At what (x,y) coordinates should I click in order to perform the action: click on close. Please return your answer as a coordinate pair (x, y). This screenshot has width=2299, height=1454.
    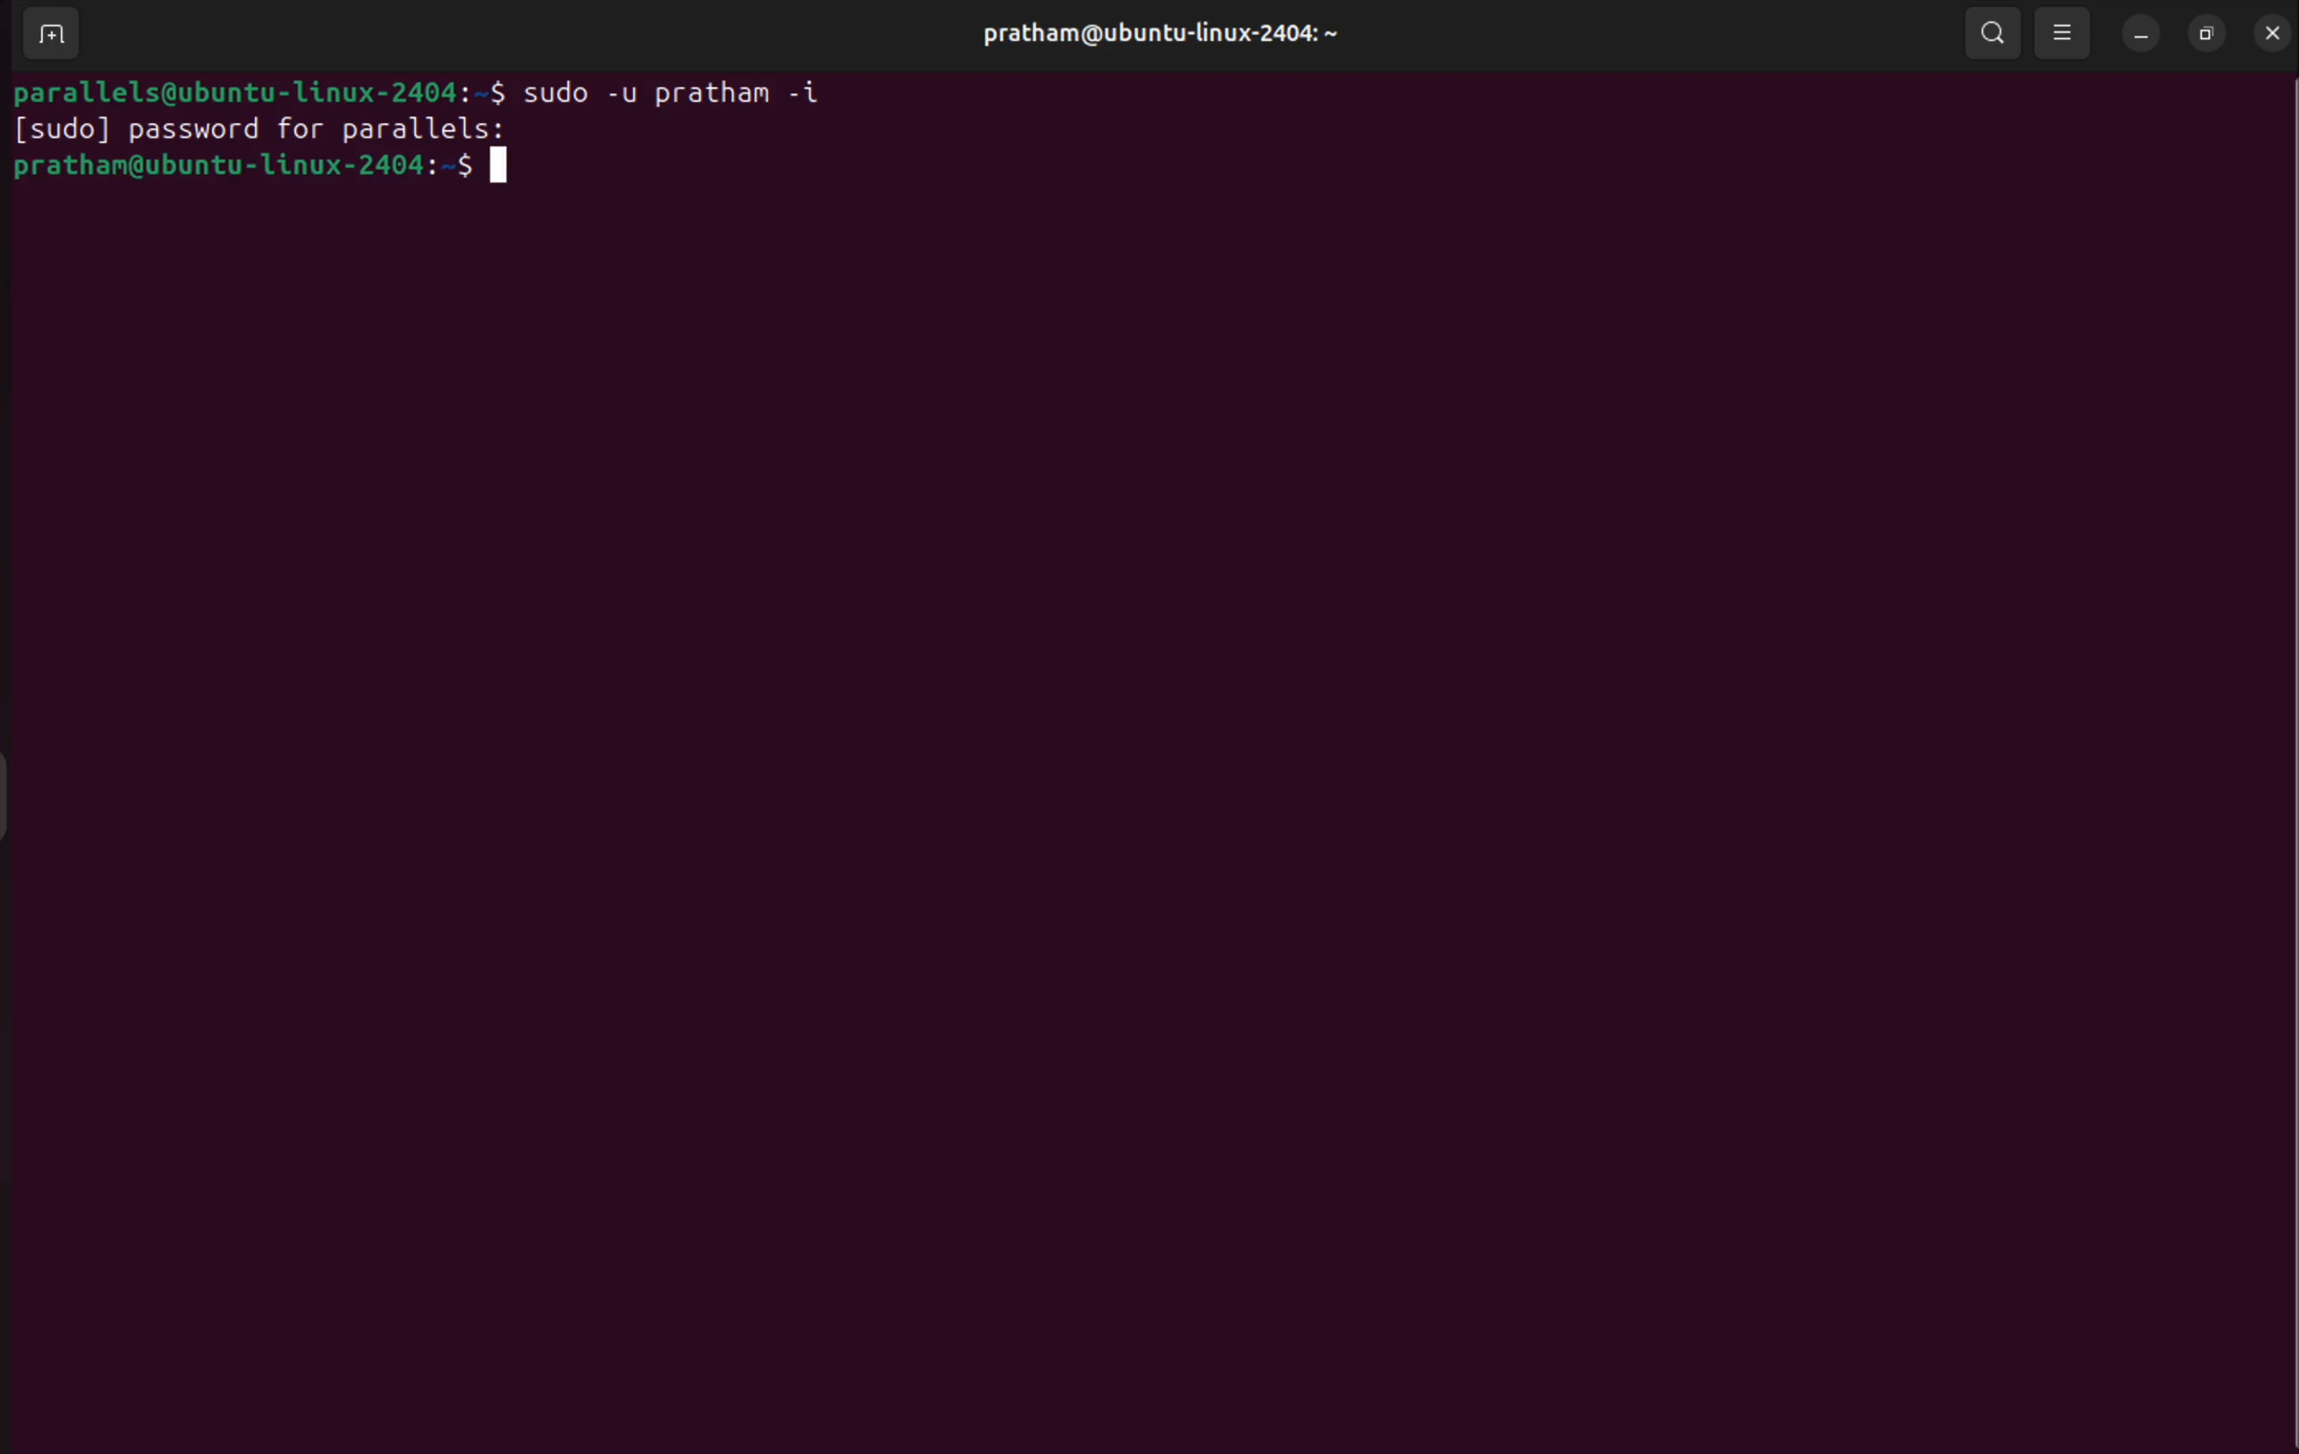
    Looking at the image, I should click on (2267, 32).